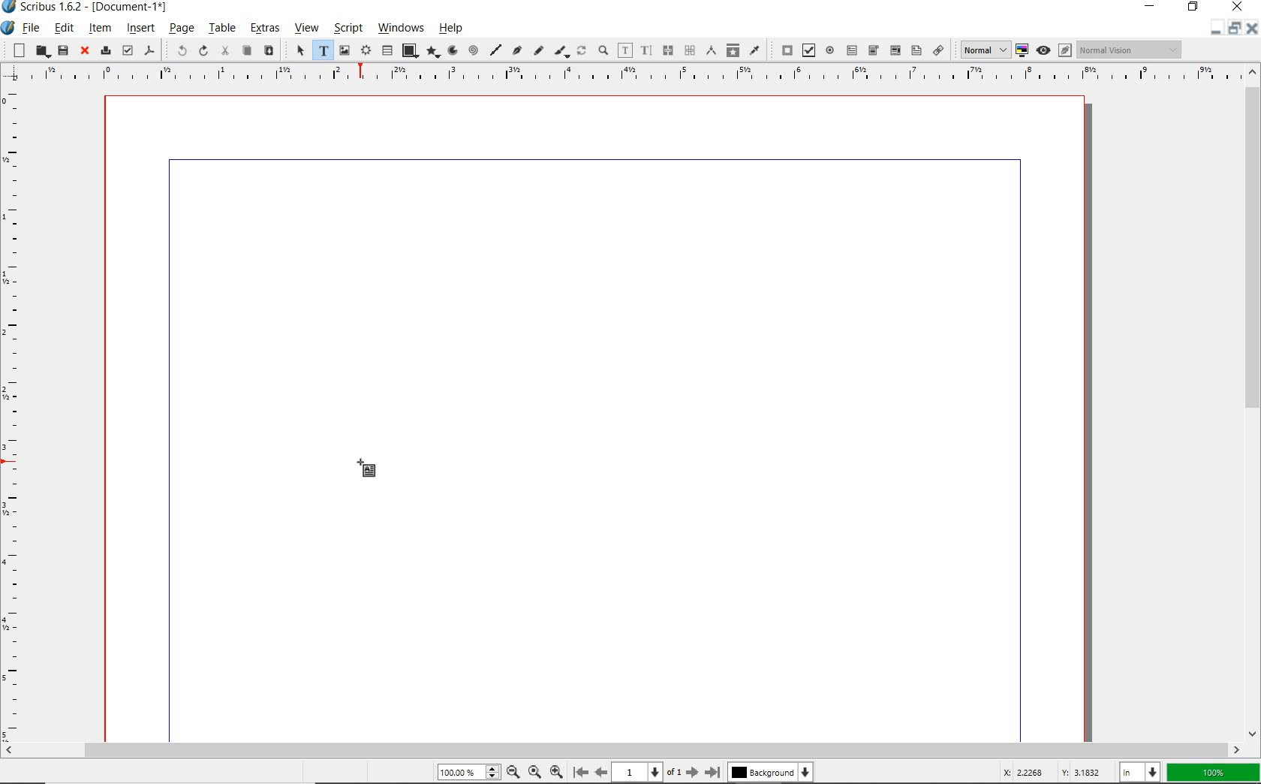  Describe the element at coordinates (21, 414) in the screenshot. I see `Horizontal page margin` at that location.